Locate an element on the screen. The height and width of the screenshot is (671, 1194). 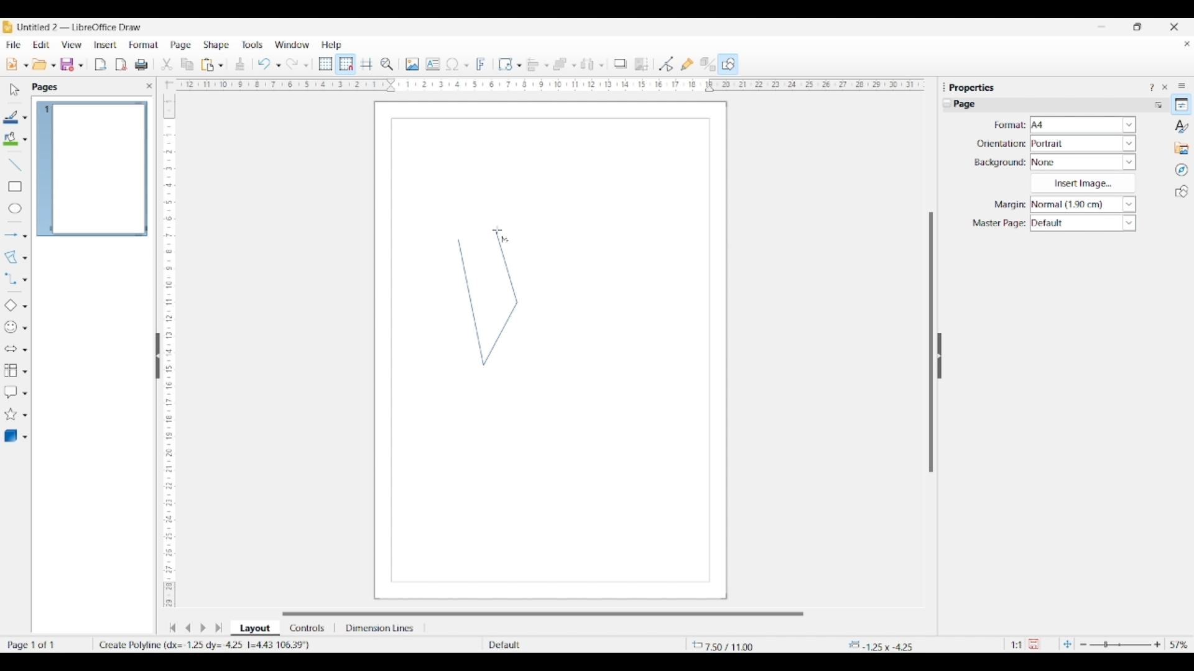
Dimension lines is located at coordinates (381, 628).